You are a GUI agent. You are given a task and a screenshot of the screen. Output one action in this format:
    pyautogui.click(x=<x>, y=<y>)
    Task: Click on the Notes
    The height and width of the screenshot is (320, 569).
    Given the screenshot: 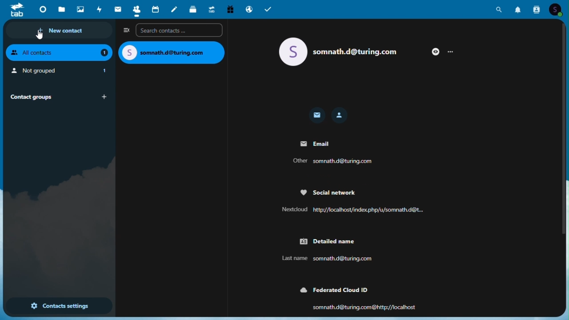 What is the action you would take?
    pyautogui.click(x=176, y=10)
    